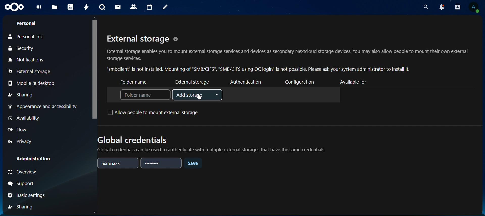  I want to click on External storage ©

External storage enables you to mount external storage services and devices as secondary Nextcloud storage devices. You may also allow people to mount their own external
storage services.

“smbclient” is not installed. Mounting of "SMB/CIFS", "SMB/CIFS using OC login” is not possible. Please ask your system administrator to install it., so click(287, 52).